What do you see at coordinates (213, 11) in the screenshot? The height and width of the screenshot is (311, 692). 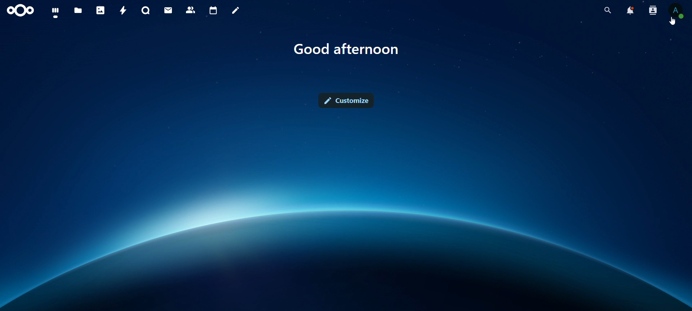 I see `calendar` at bounding box center [213, 11].